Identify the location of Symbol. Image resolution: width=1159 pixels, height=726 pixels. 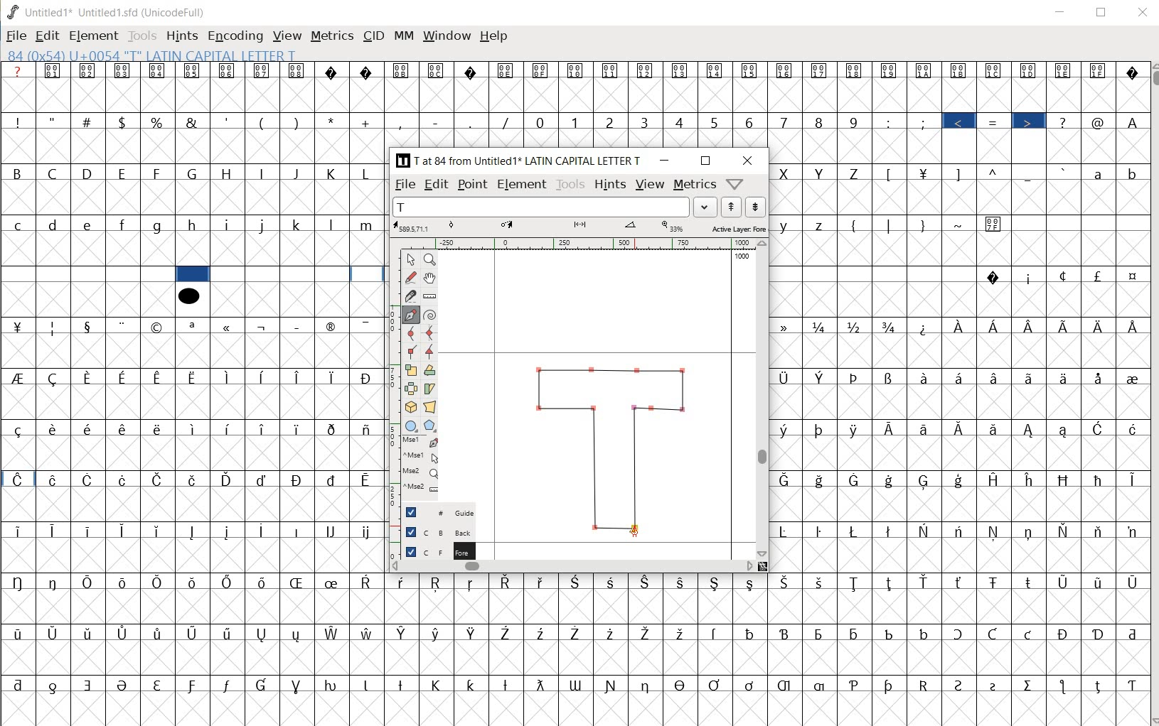
(1100, 378).